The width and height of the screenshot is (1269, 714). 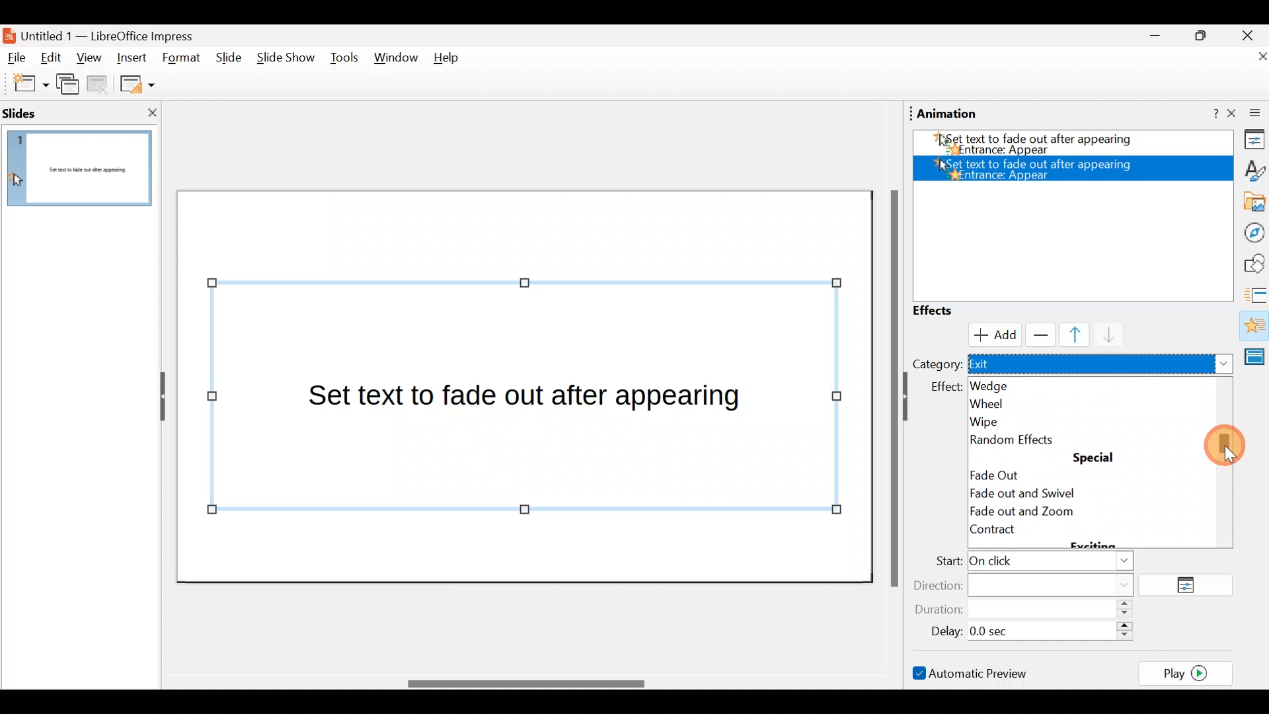 What do you see at coordinates (1093, 459) in the screenshot?
I see `special` at bounding box center [1093, 459].